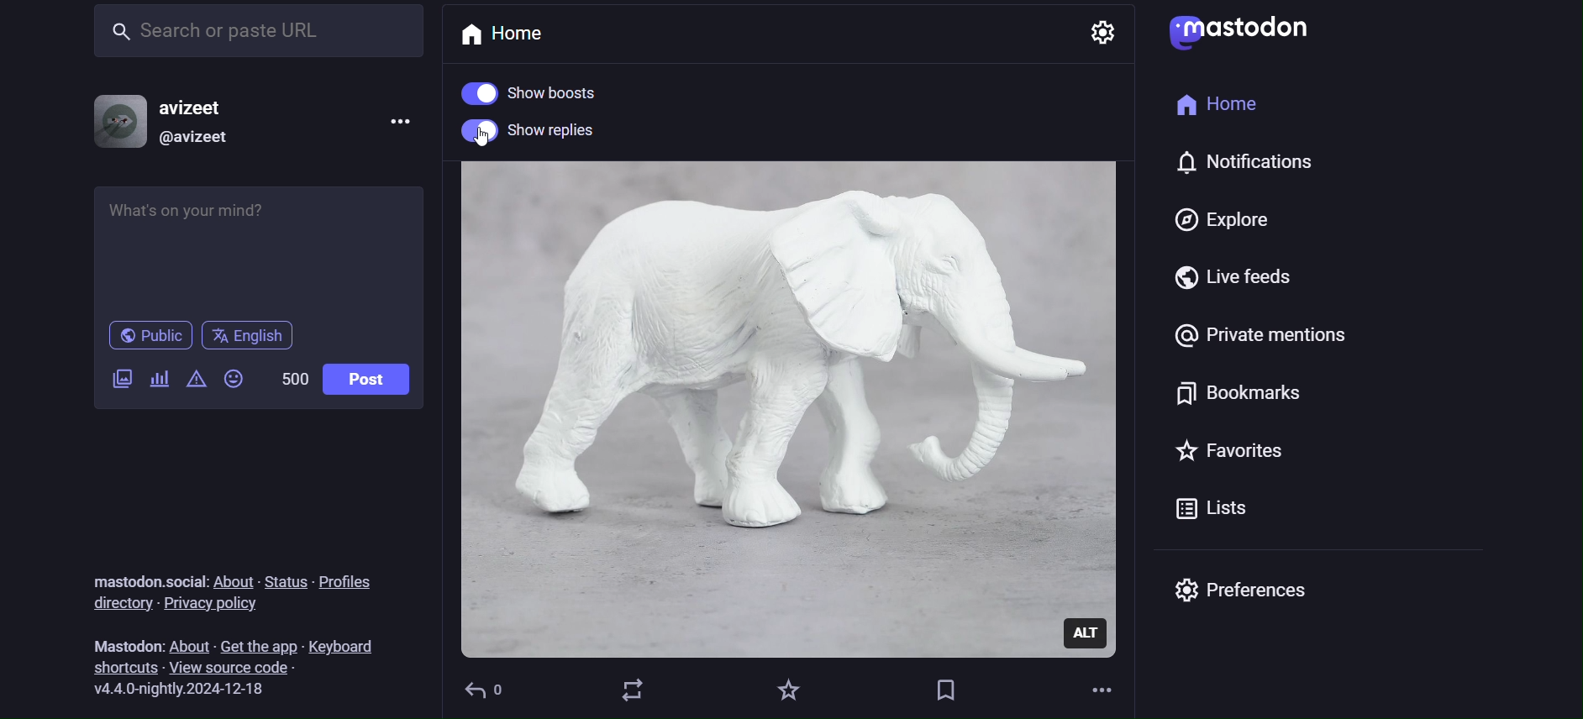  I want to click on bookmark, so click(946, 688).